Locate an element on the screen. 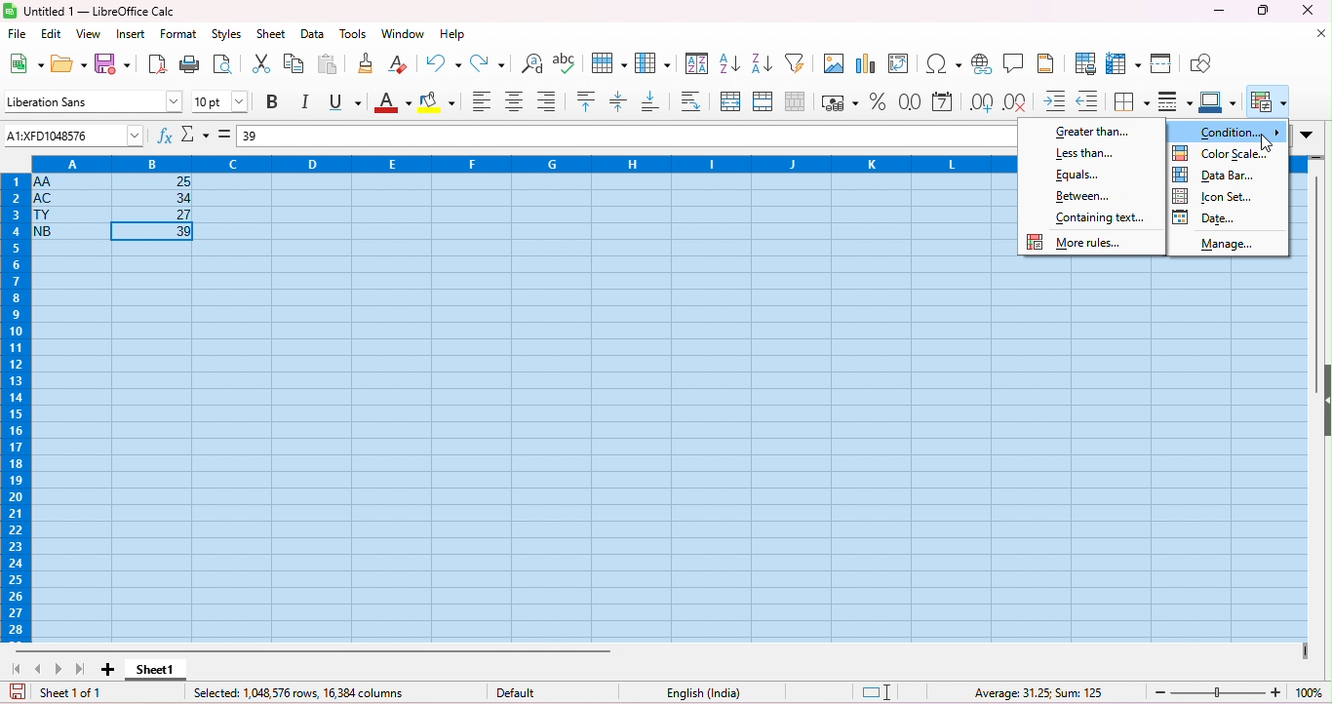 The height and width of the screenshot is (704, 1332). manage is located at coordinates (1231, 243).